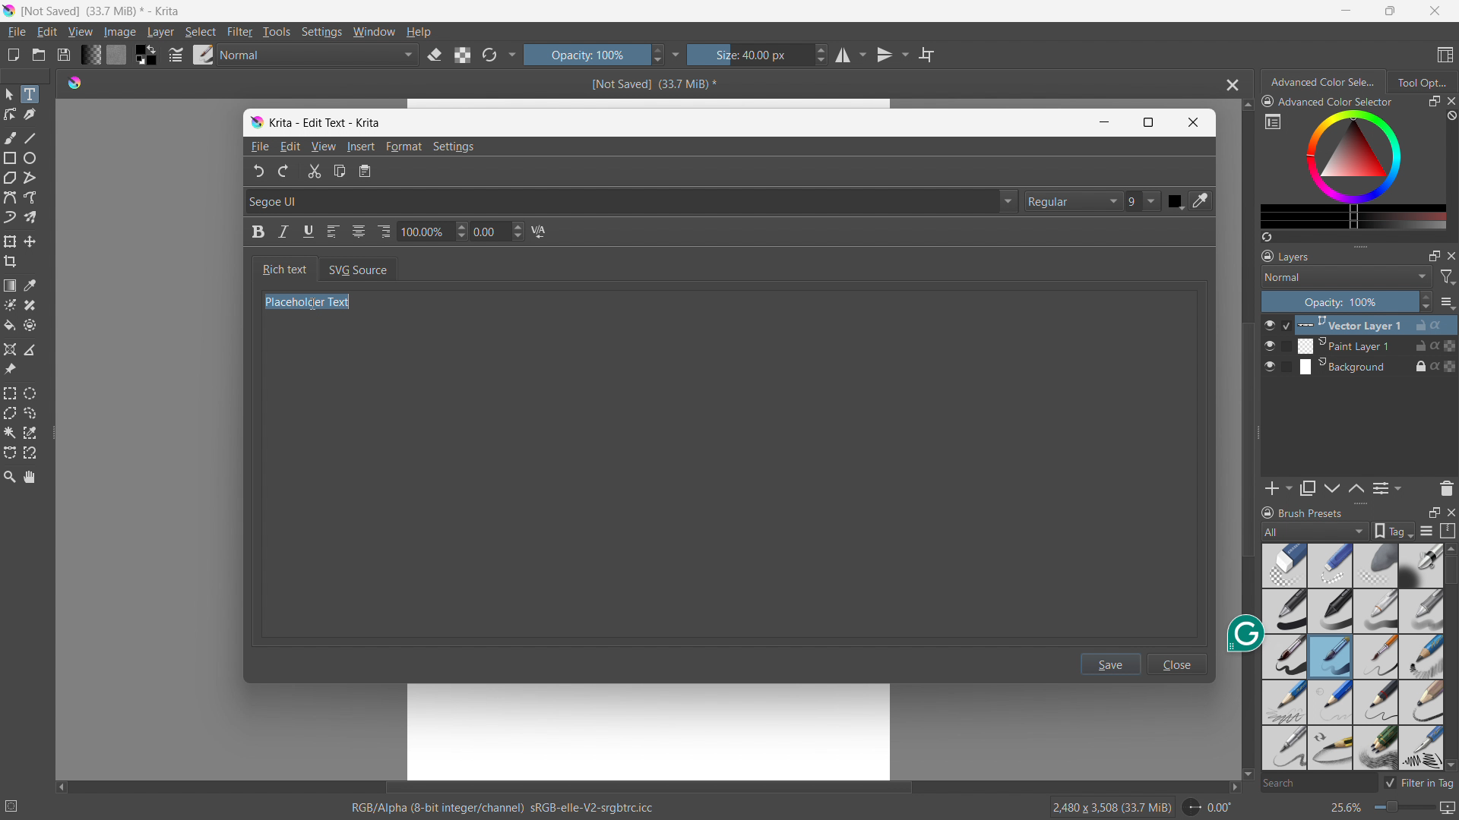 This screenshot has height=820, width=1459. Describe the element at coordinates (1447, 302) in the screenshot. I see `options` at that location.